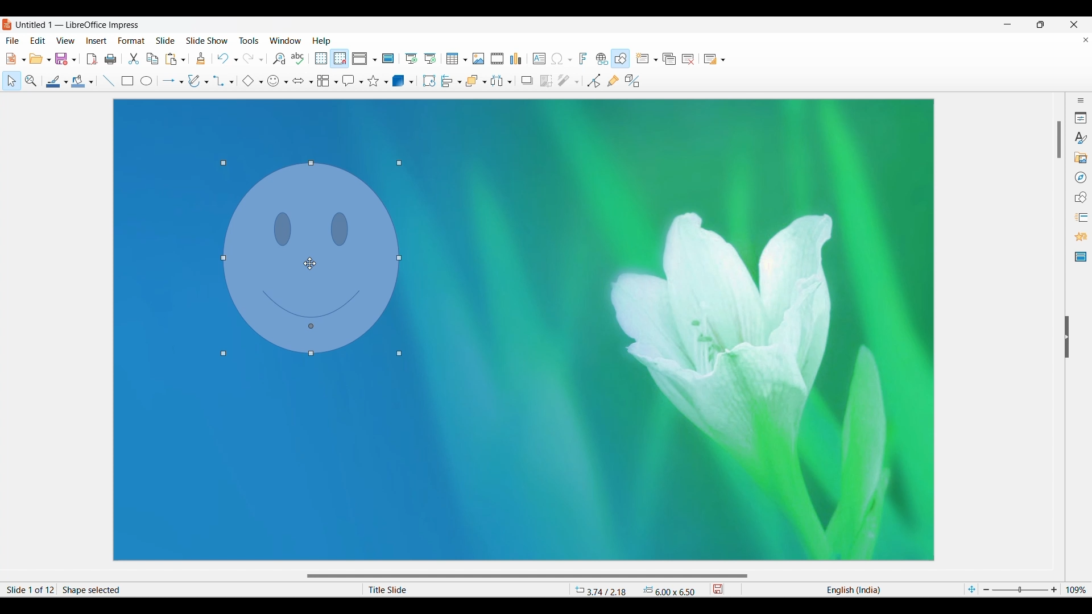  Describe the element at coordinates (1080, 197) in the screenshot. I see `Shapes` at that location.